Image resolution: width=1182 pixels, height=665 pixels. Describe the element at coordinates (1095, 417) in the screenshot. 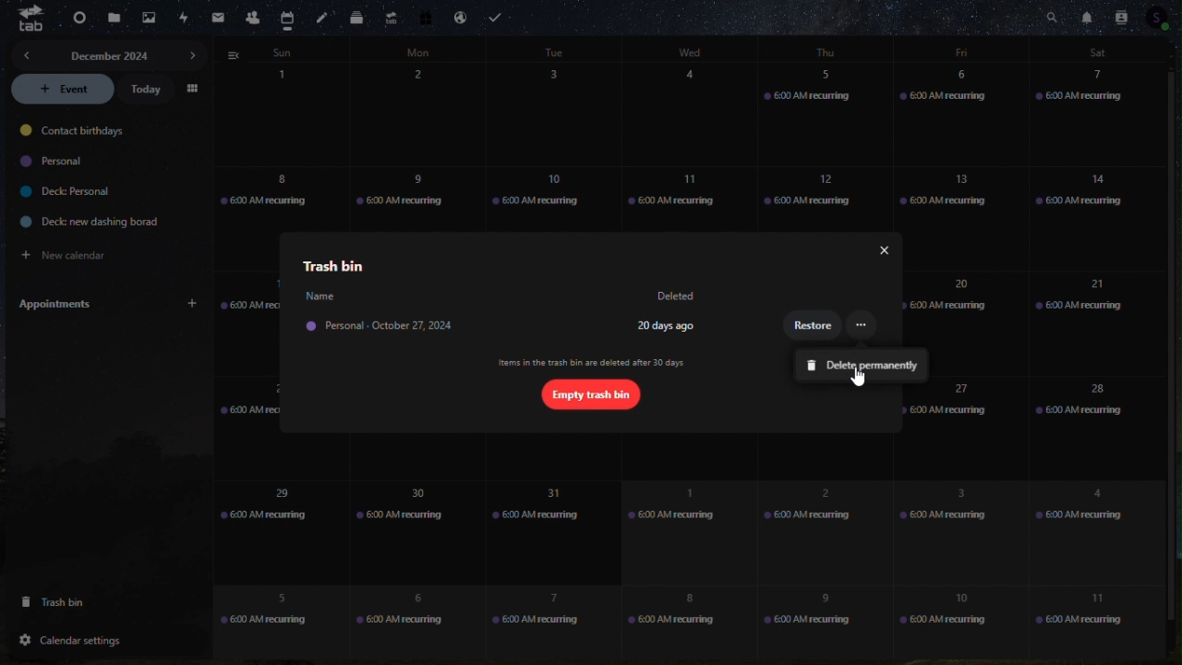

I see `28` at that location.